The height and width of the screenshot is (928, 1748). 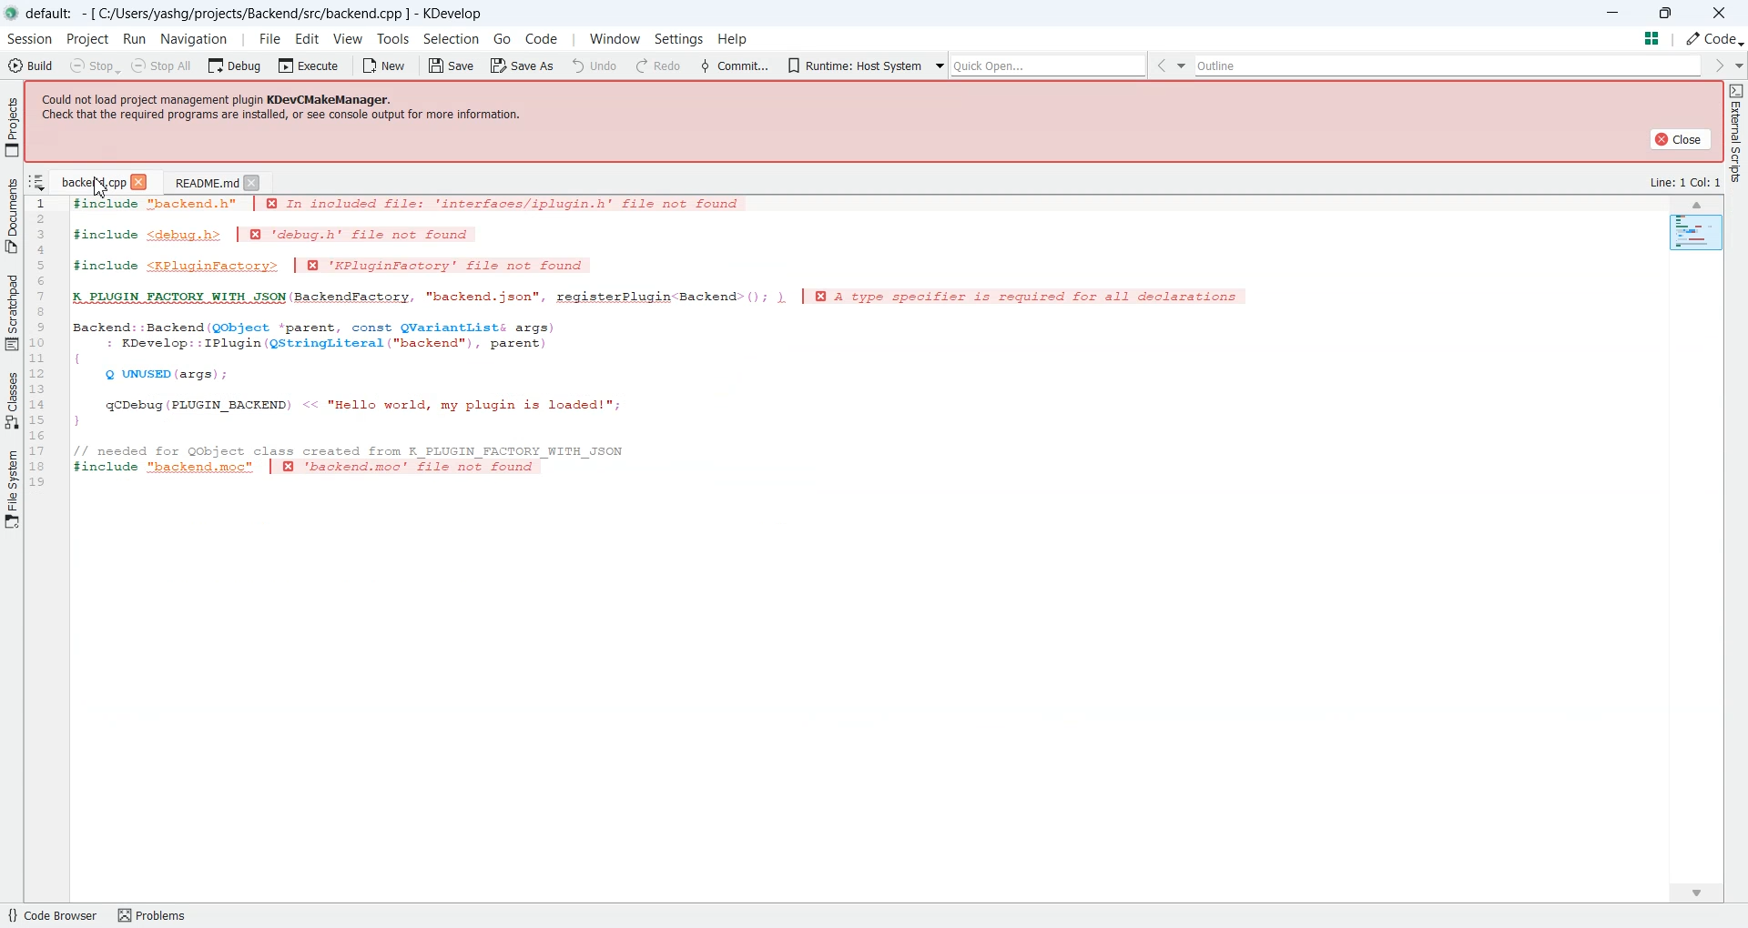 What do you see at coordinates (890, 66) in the screenshot?
I see `Go back` at bounding box center [890, 66].